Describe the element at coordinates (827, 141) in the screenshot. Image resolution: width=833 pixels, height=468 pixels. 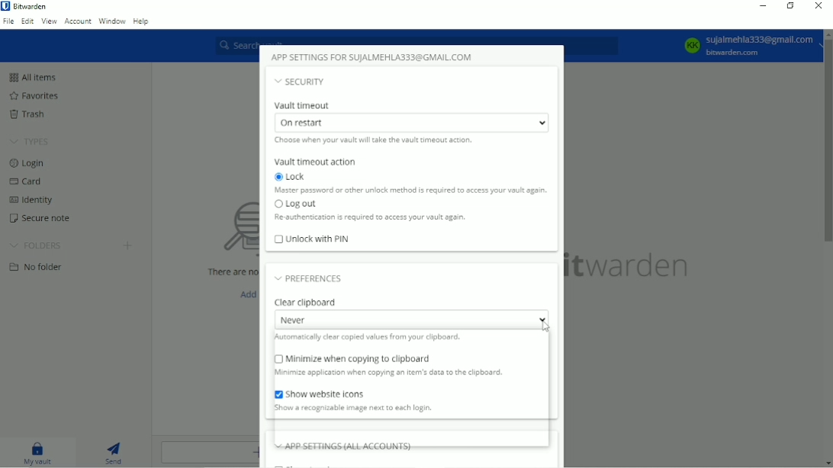
I see `Vertical scrollbar` at that location.